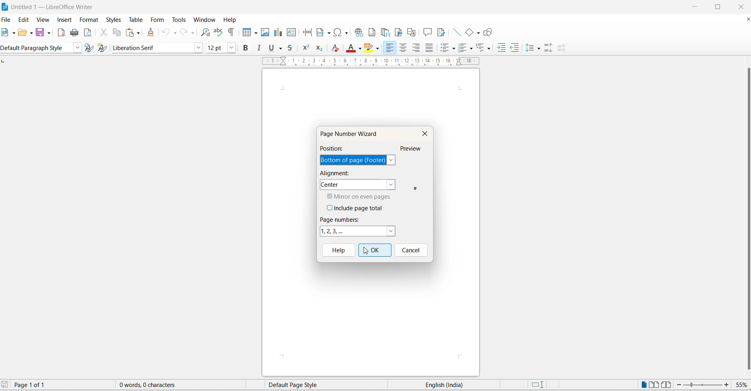 Image resolution: width=751 pixels, height=391 pixels. Describe the element at coordinates (468, 32) in the screenshot. I see `basic shapes` at that location.